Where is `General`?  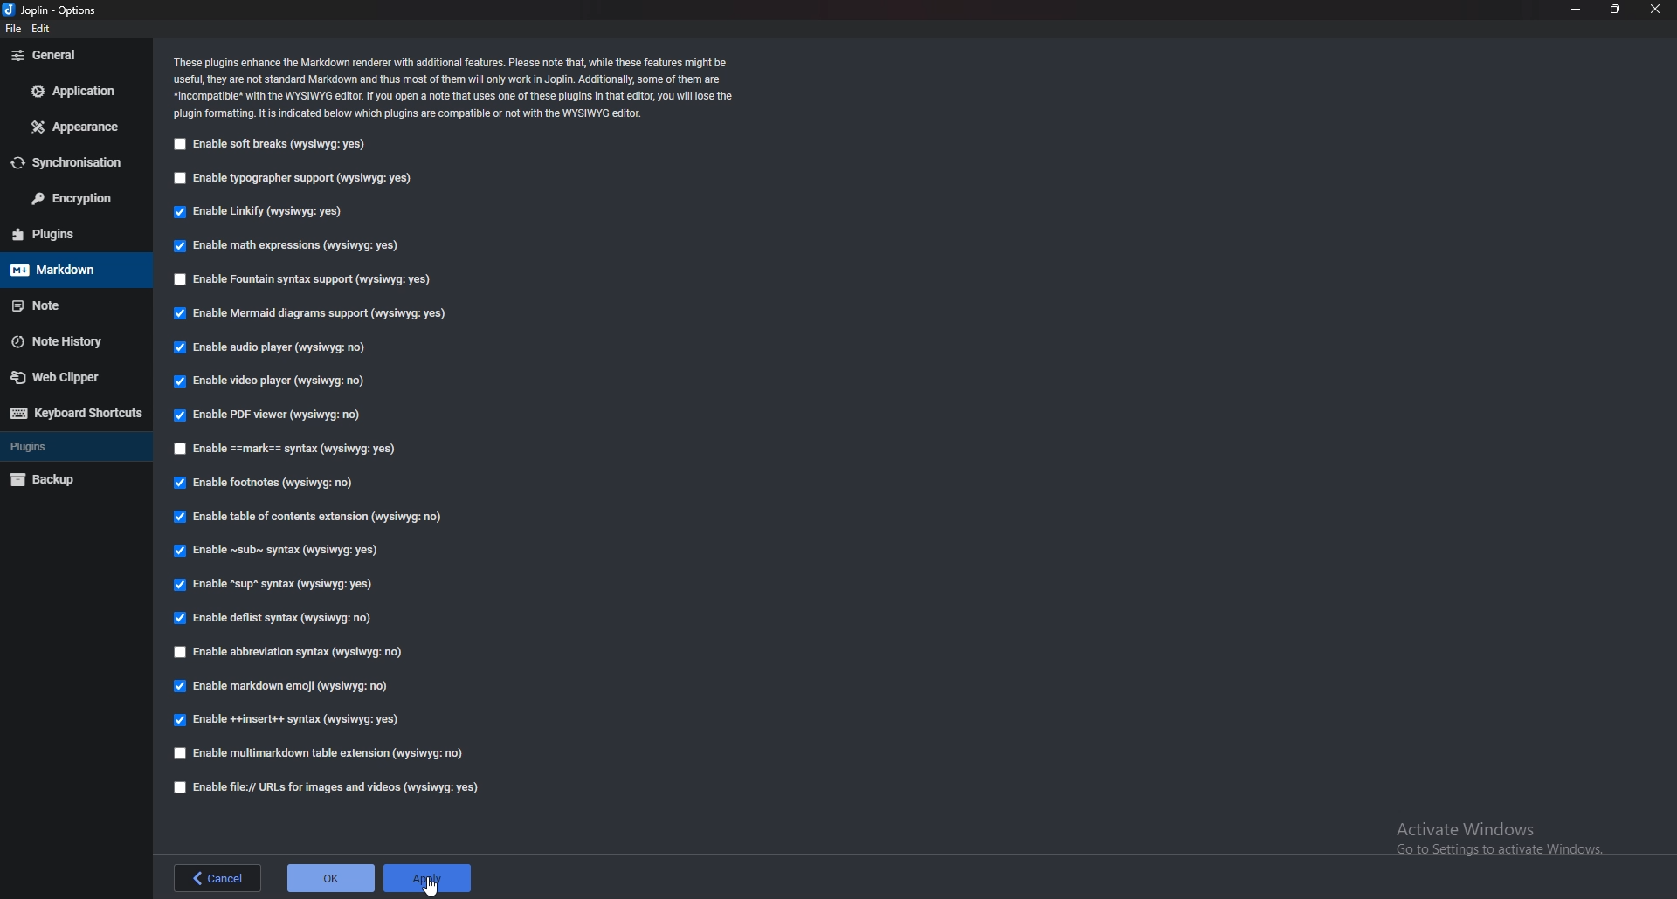
General is located at coordinates (72, 56).